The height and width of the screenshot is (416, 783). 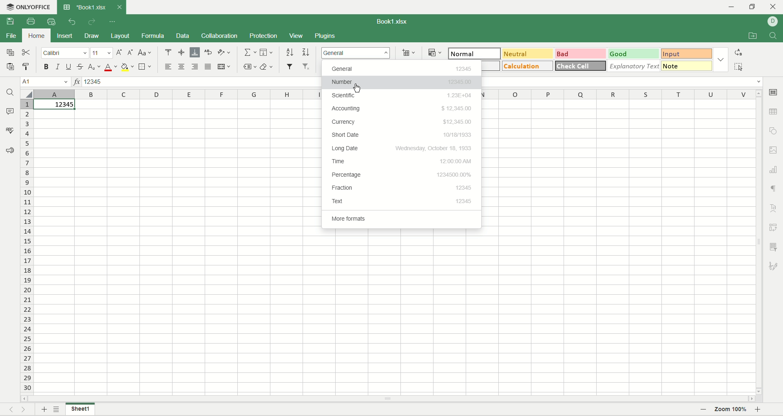 I want to click on align left, so click(x=170, y=67).